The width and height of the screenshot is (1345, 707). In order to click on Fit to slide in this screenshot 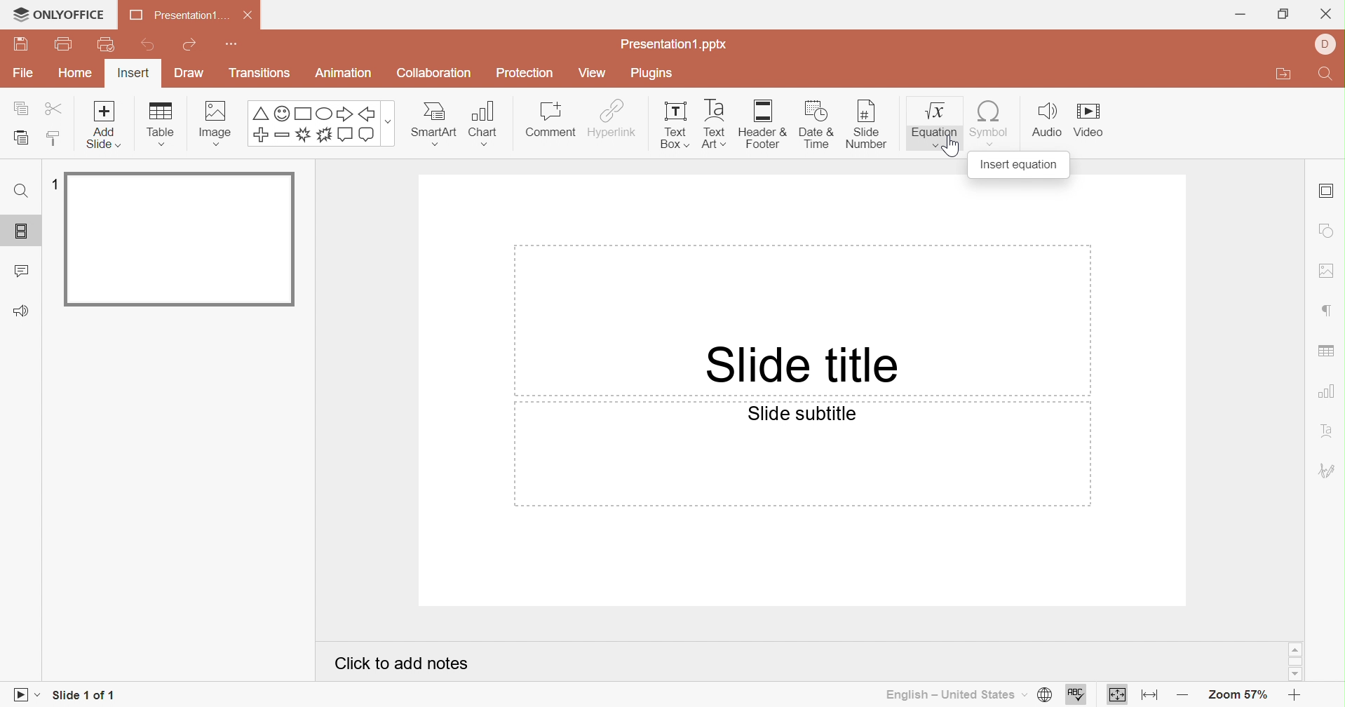, I will do `click(1118, 695)`.